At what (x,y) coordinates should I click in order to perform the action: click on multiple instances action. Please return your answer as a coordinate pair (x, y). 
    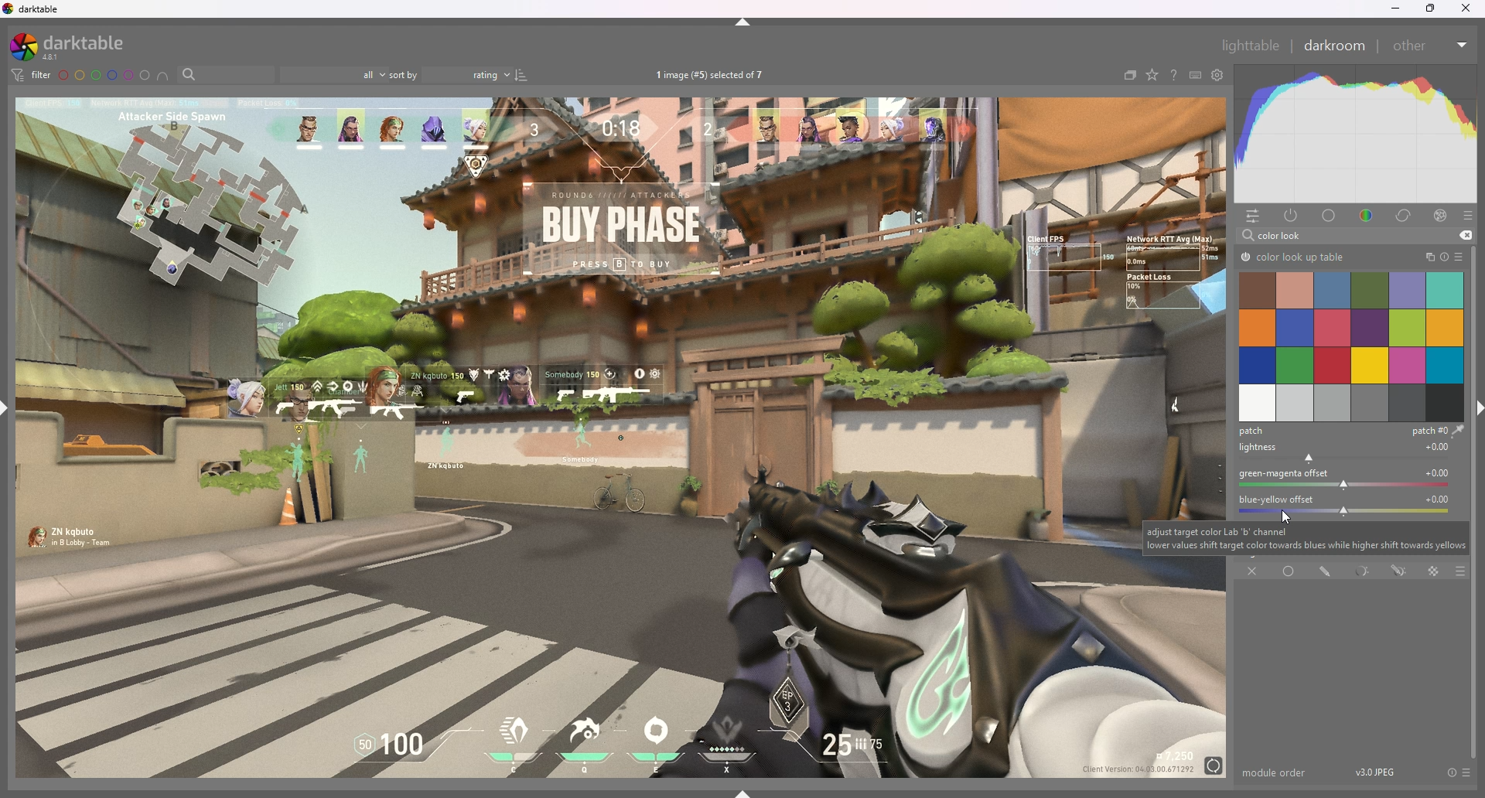
    Looking at the image, I should click on (1425, 257).